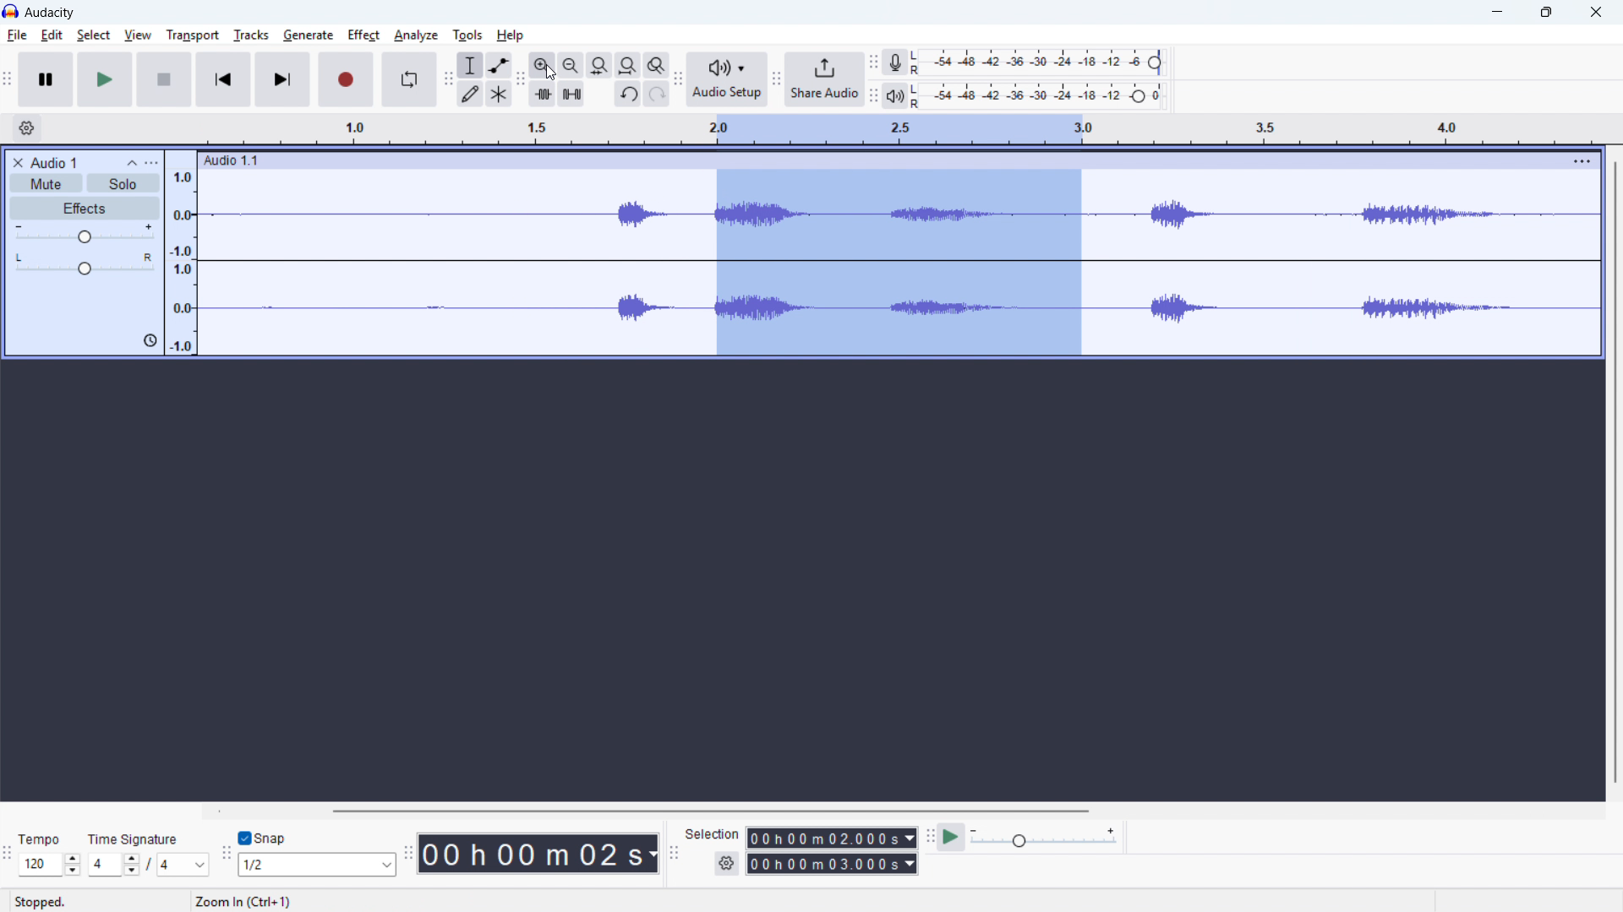  I want to click on Envelope tool, so click(498, 65).